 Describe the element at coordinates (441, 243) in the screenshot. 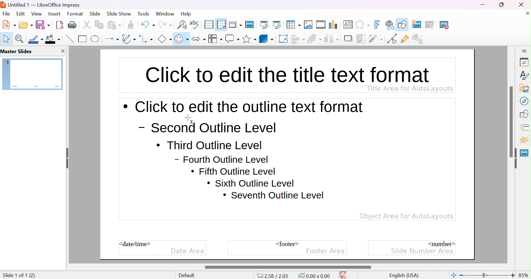

I see `<number>` at that location.